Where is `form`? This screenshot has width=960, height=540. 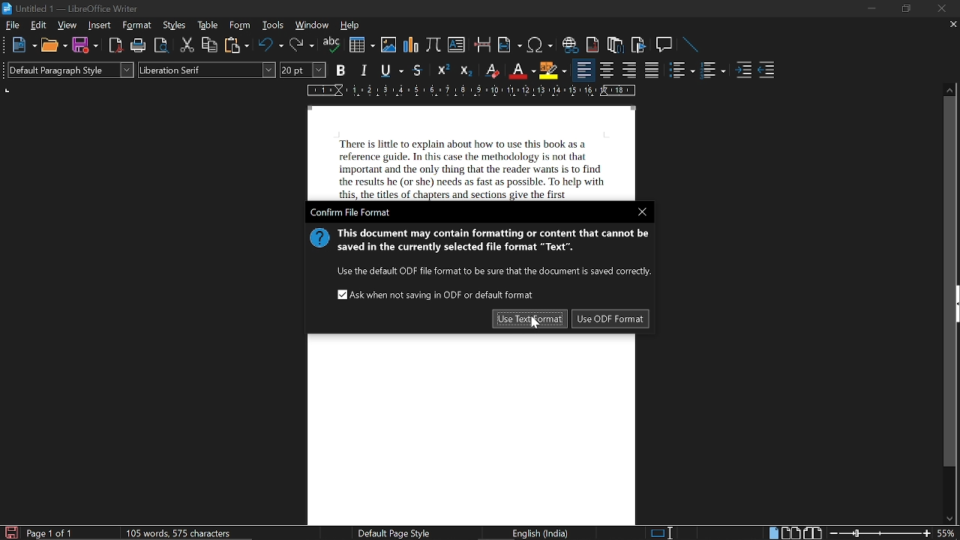 form is located at coordinates (241, 25).